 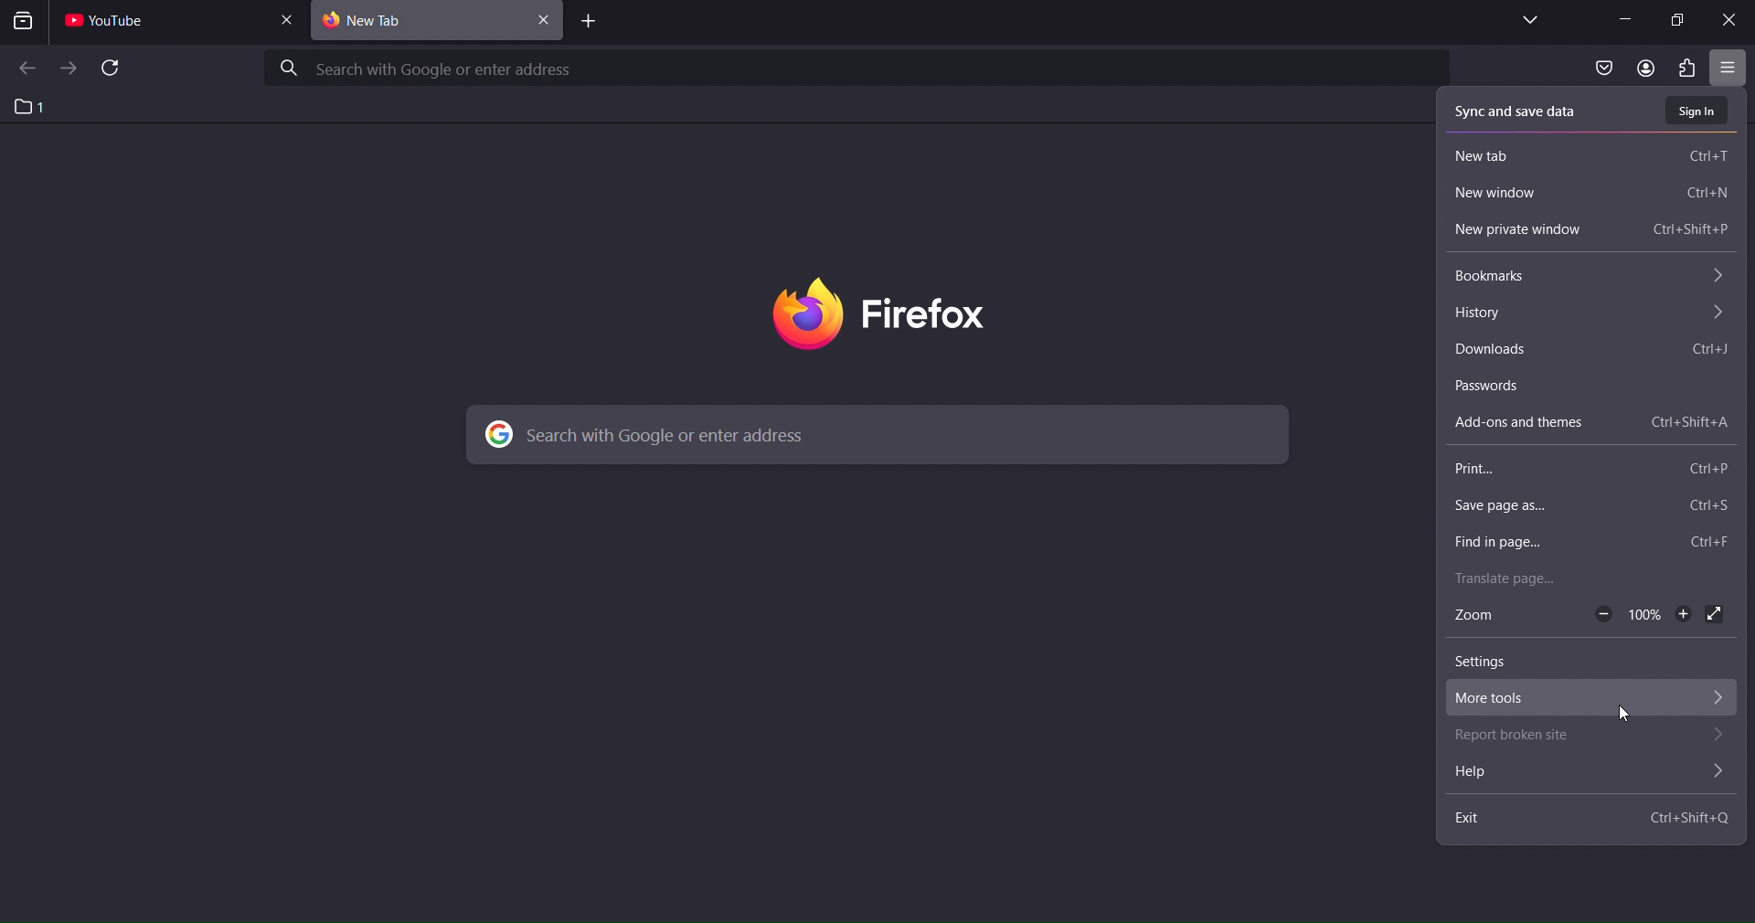 I want to click on image, so click(x=925, y=313).